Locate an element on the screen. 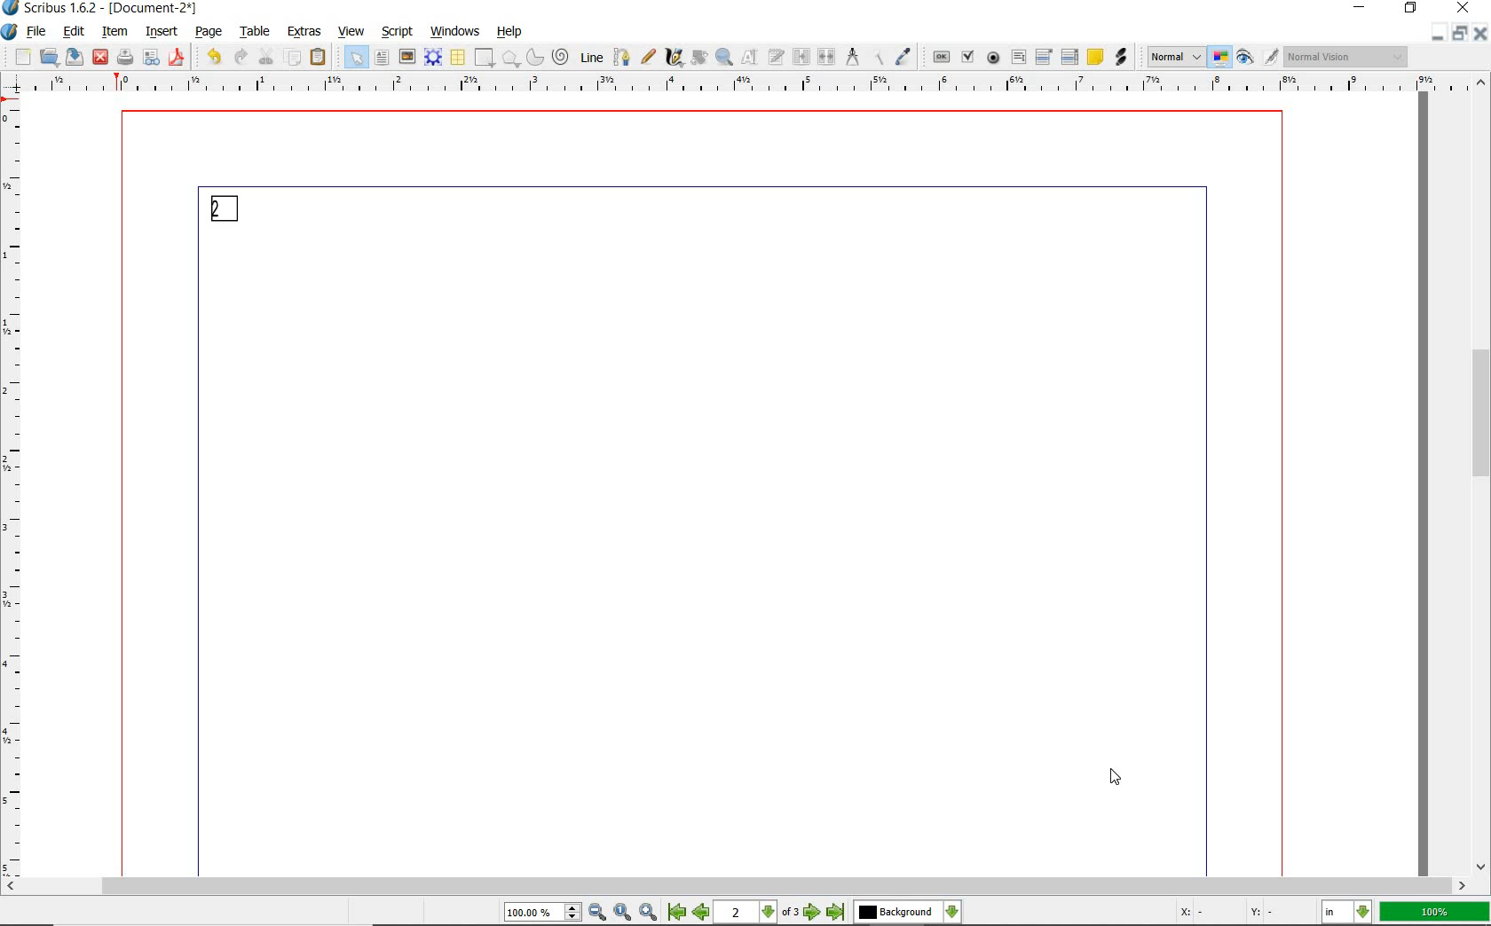 The image size is (1491, 926). edit text with story editor is located at coordinates (777, 57).